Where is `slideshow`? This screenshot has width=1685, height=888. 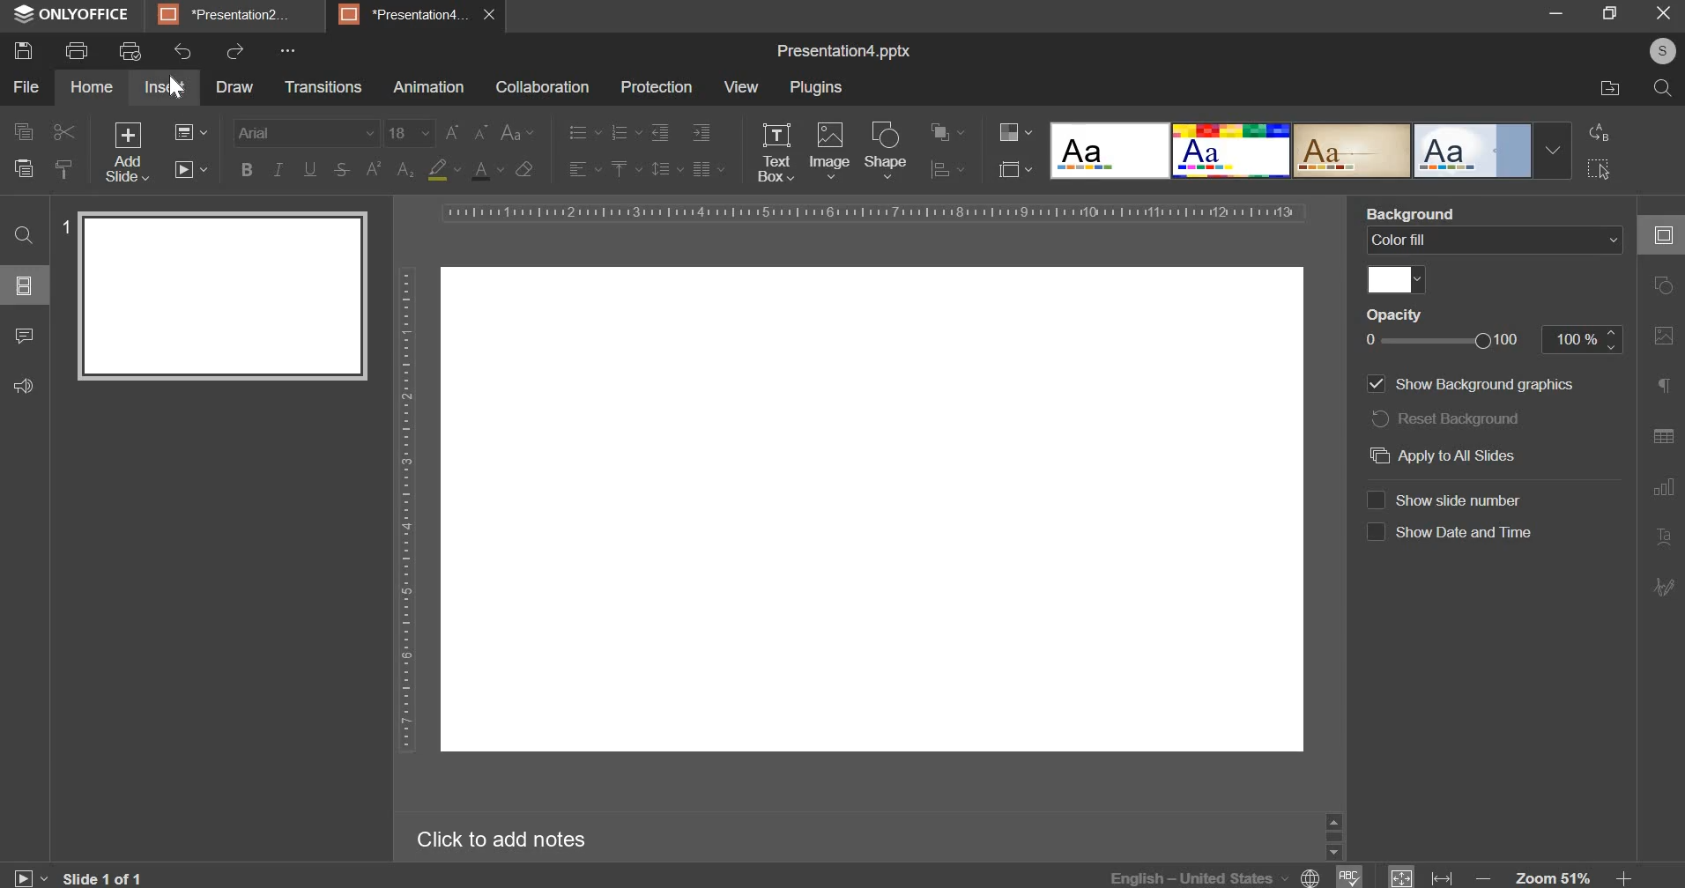
slideshow is located at coordinates (32, 876).